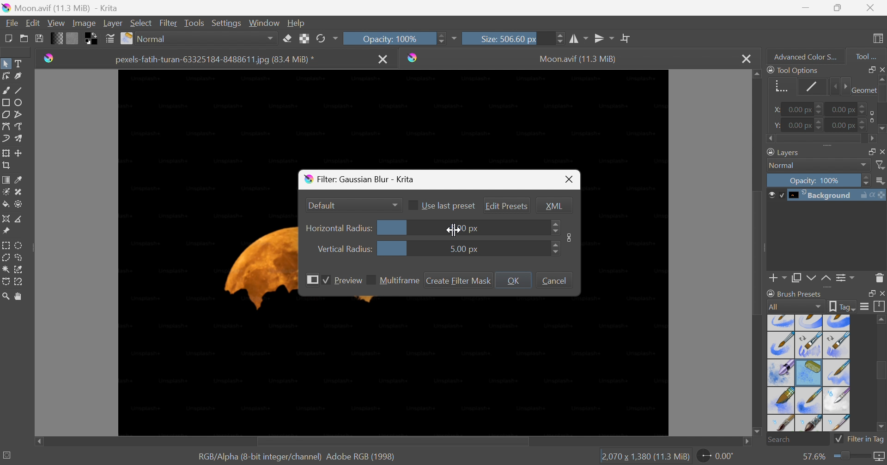 The image size is (887, 465). What do you see at coordinates (38, 440) in the screenshot?
I see `Scroll left` at bounding box center [38, 440].